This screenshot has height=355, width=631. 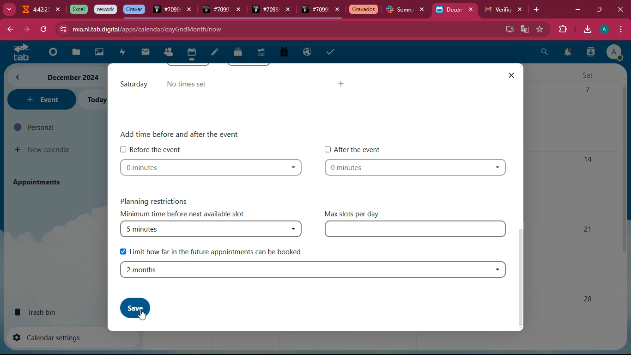 What do you see at coordinates (210, 230) in the screenshot?
I see `5 minutes` at bounding box center [210, 230].